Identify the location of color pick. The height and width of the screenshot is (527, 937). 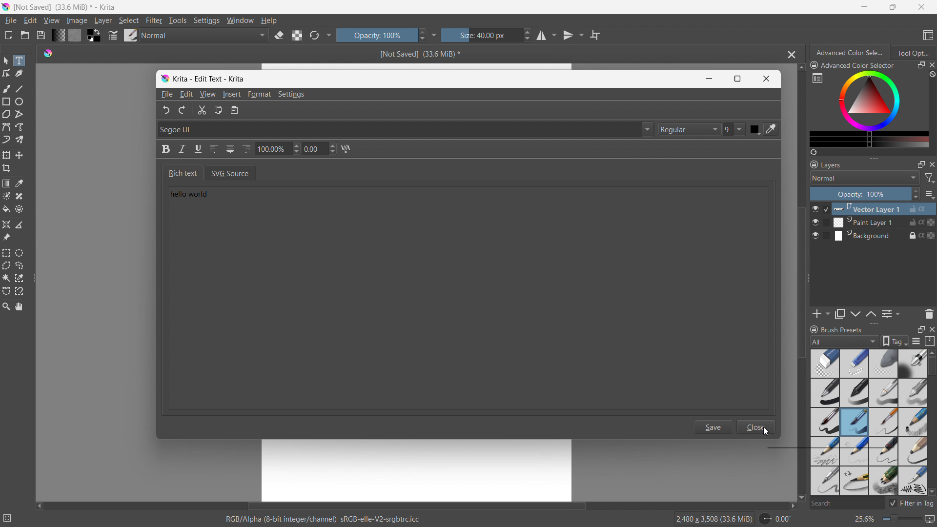
(773, 129).